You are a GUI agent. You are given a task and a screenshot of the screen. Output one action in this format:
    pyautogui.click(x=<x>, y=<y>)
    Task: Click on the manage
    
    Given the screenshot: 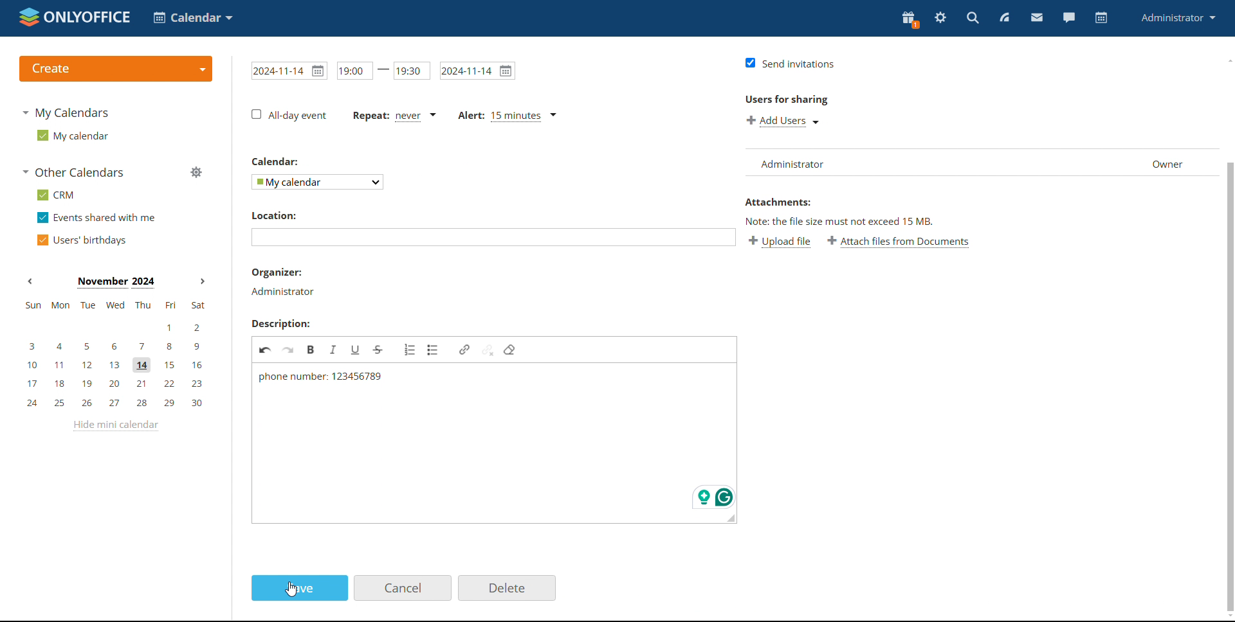 What is the action you would take?
    pyautogui.click(x=196, y=173)
    